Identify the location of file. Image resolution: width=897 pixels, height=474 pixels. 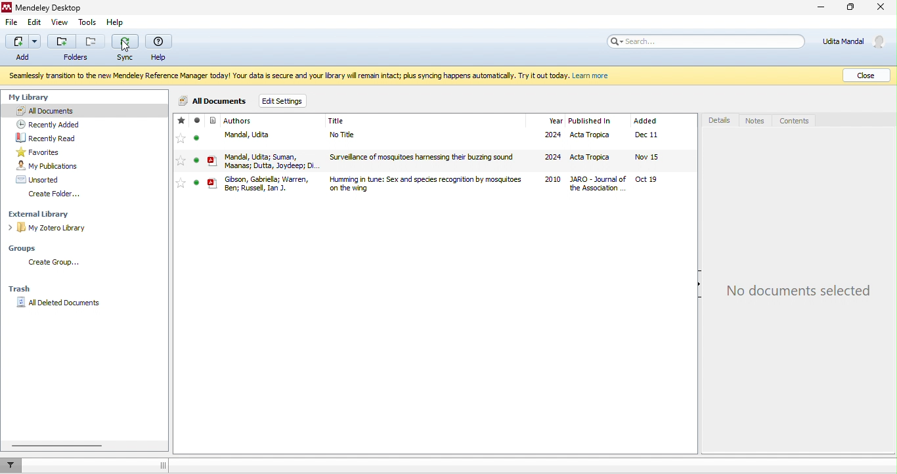
(429, 138).